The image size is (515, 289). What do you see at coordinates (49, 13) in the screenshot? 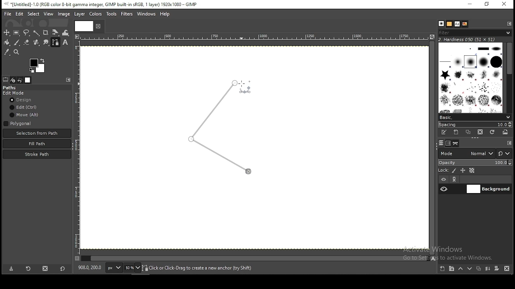
I see `view` at bounding box center [49, 13].